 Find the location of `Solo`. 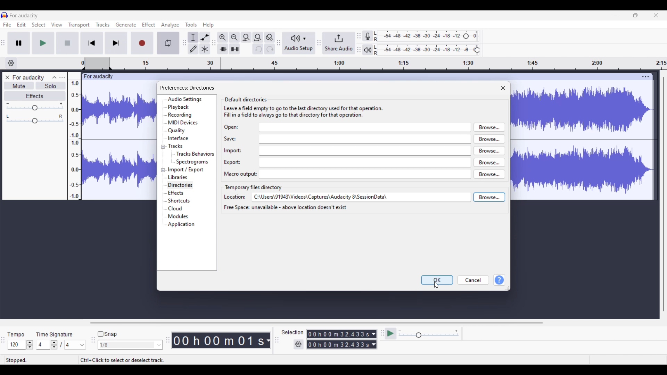

Solo is located at coordinates (50, 86).